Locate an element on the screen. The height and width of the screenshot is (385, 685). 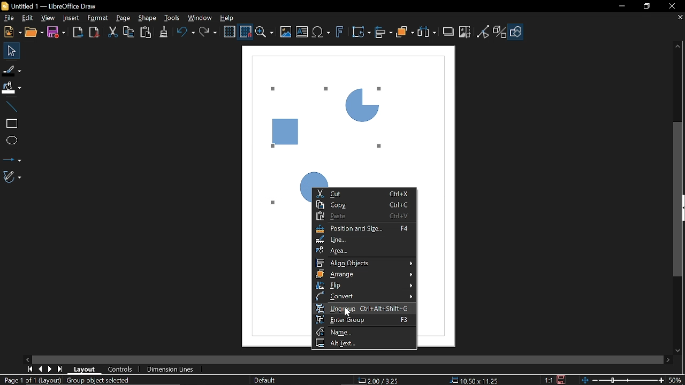
Flip is located at coordinates (364, 284).